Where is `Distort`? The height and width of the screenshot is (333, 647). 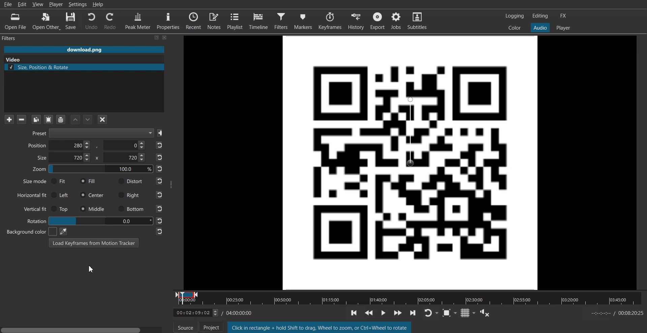
Distort is located at coordinates (130, 181).